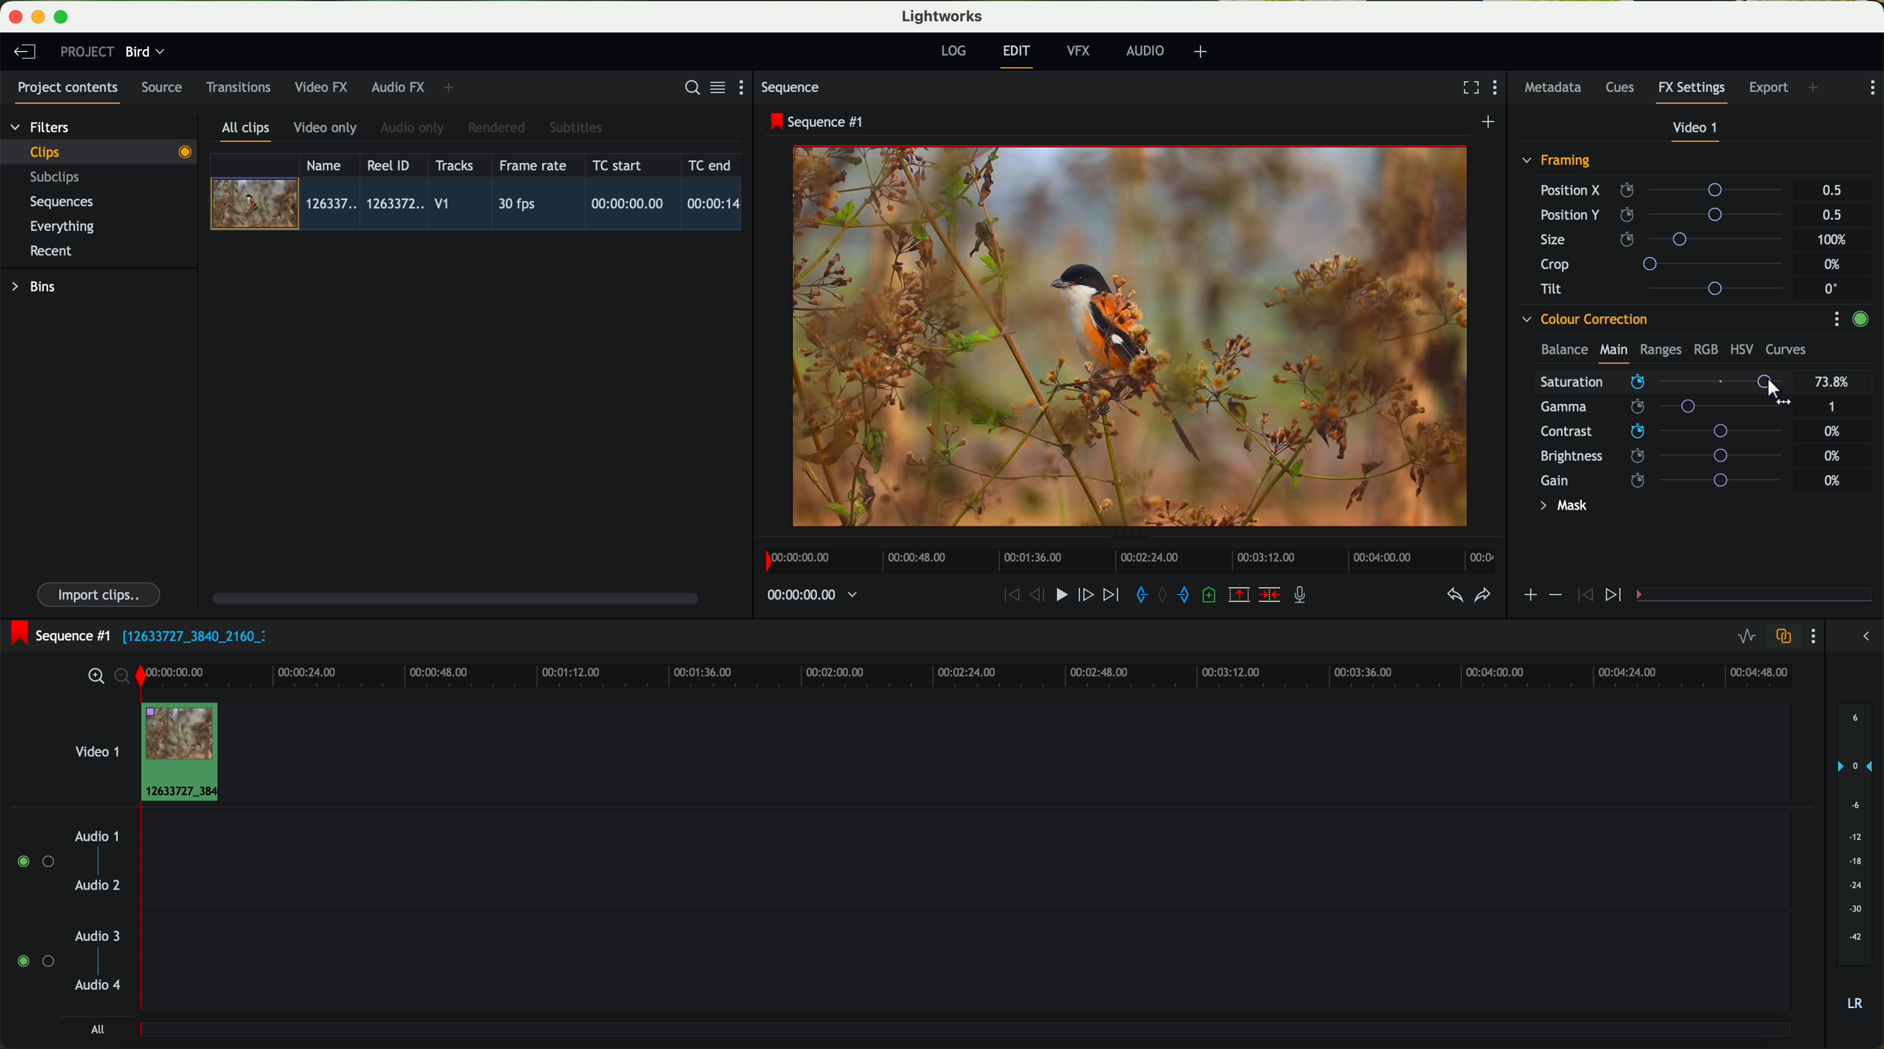 This screenshot has height=1049, width=1884. I want to click on audio 3, so click(91, 935).